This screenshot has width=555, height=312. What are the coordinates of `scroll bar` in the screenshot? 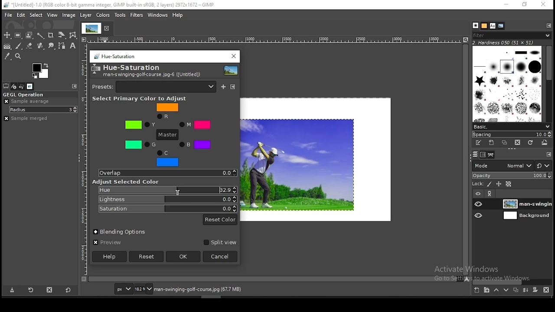 It's located at (465, 160).